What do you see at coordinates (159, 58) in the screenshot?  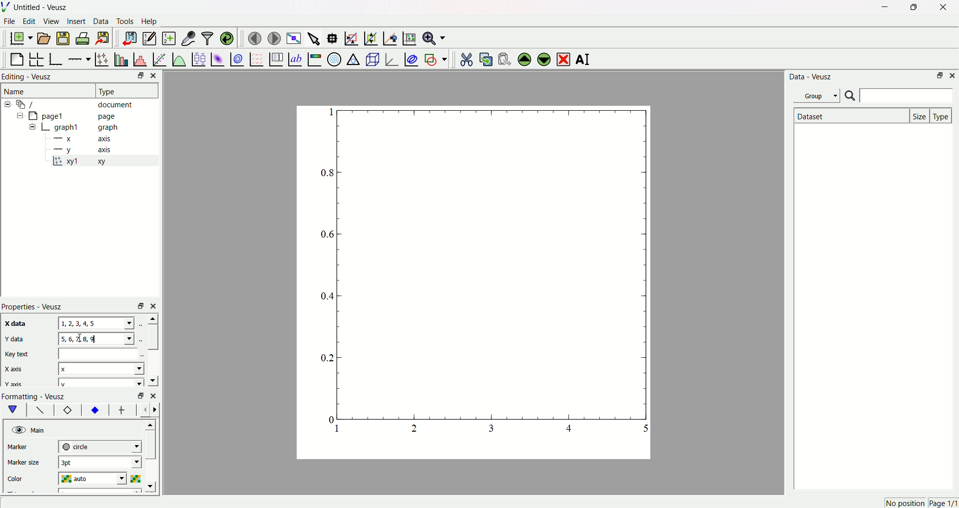 I see `fit a function` at bounding box center [159, 58].